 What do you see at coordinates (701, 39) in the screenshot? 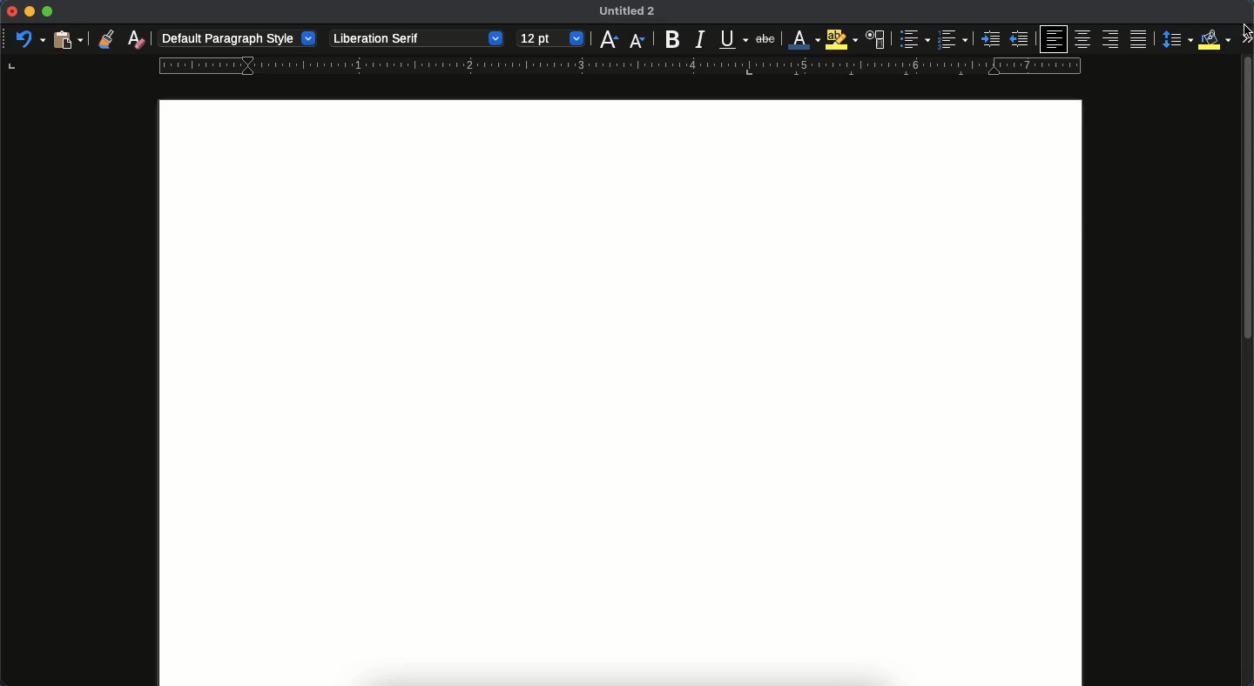
I see `italics` at bounding box center [701, 39].